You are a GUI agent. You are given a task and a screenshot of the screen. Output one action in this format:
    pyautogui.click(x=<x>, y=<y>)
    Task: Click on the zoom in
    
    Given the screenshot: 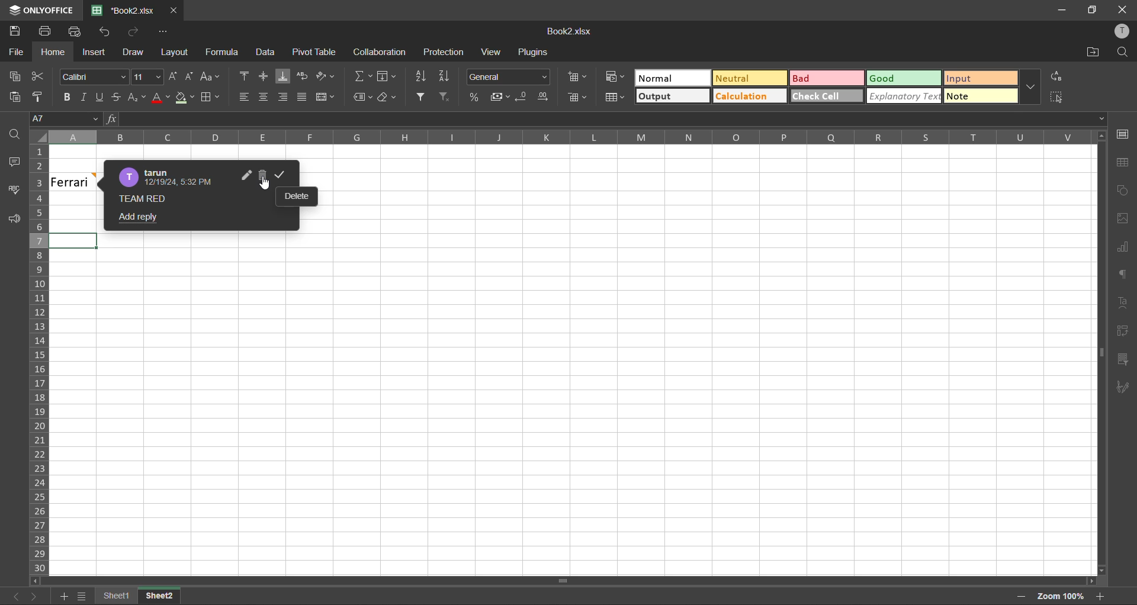 What is the action you would take?
    pyautogui.click(x=1098, y=595)
    